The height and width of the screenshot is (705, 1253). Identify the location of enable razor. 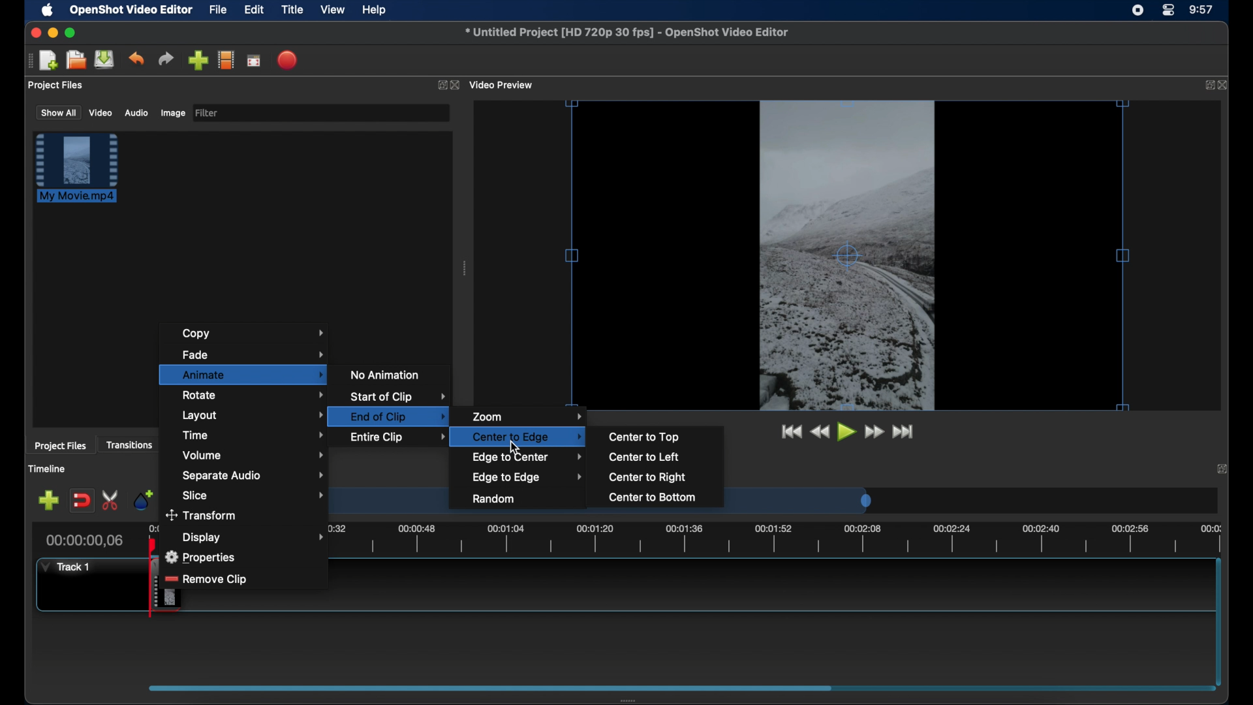
(111, 501).